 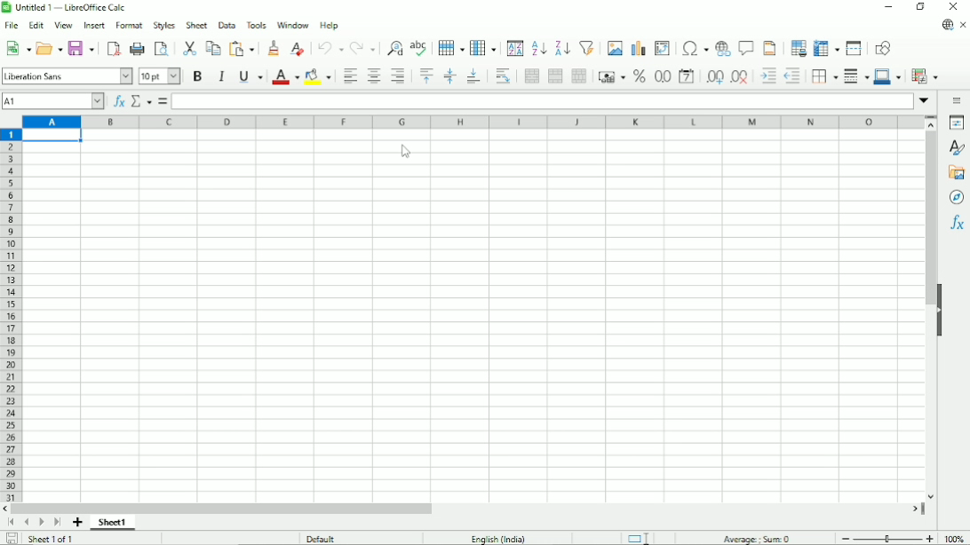 I want to click on Standard selection, so click(x=637, y=537).